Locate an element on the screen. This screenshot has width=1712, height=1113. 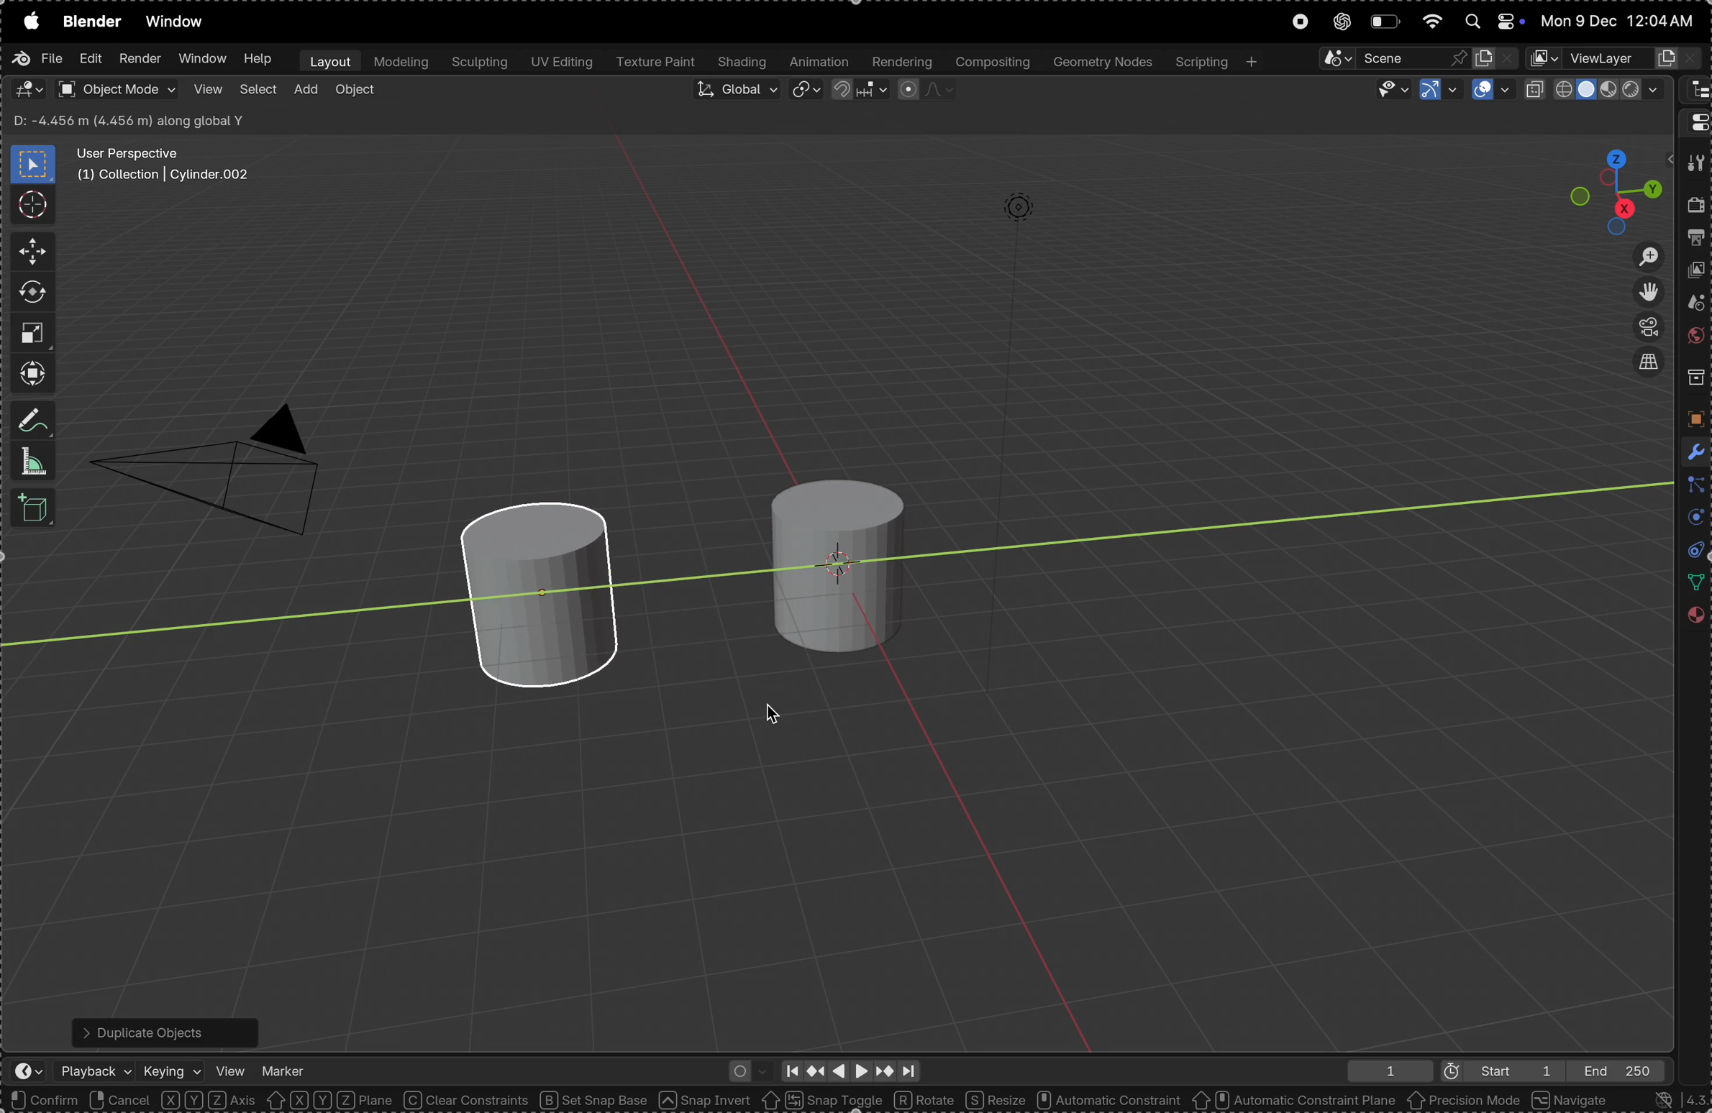
clear constraints is located at coordinates (468, 1101).